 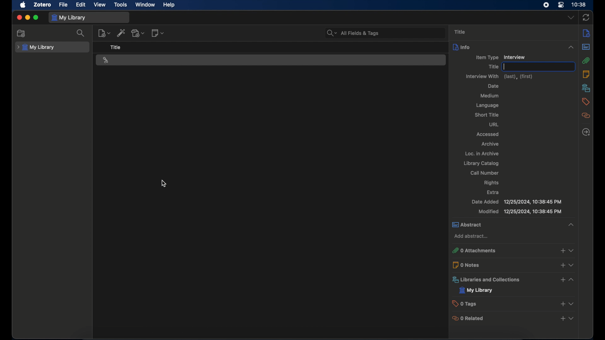 I want to click on my library, so click(x=68, y=18).